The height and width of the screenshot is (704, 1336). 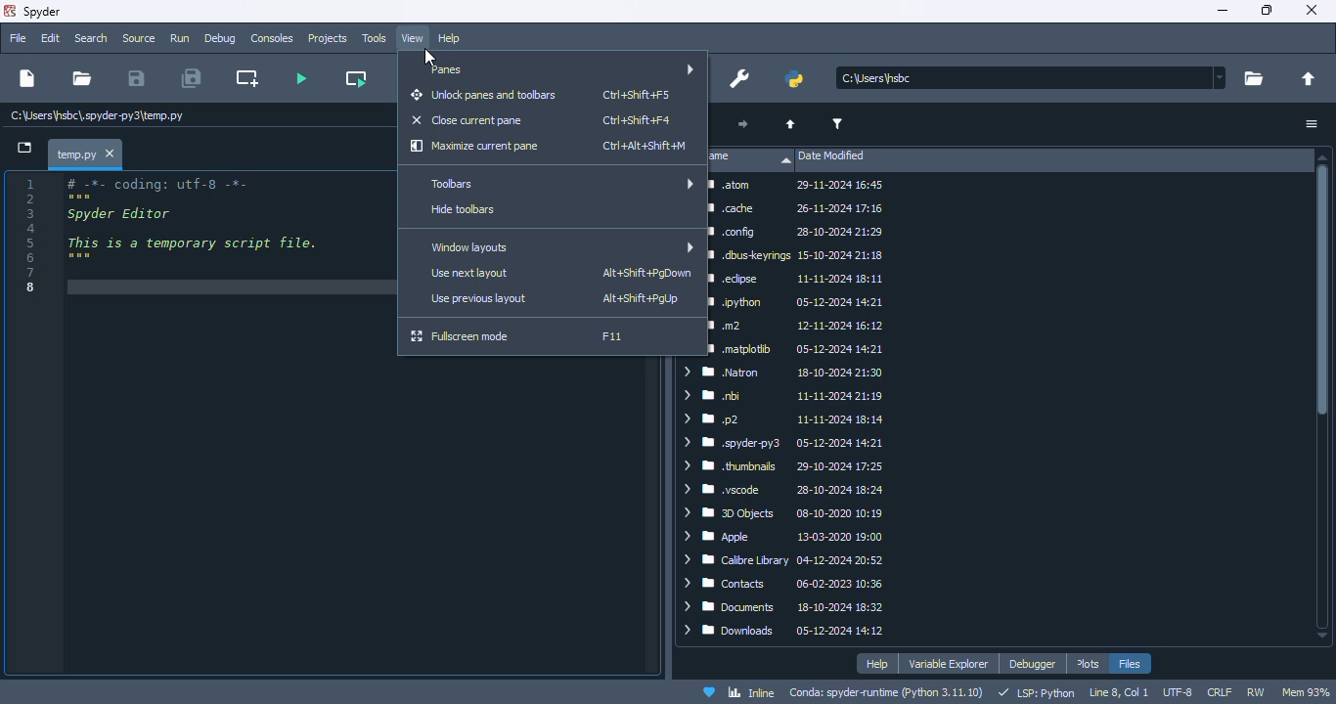 I want to click on .thumbnails, so click(x=788, y=466).